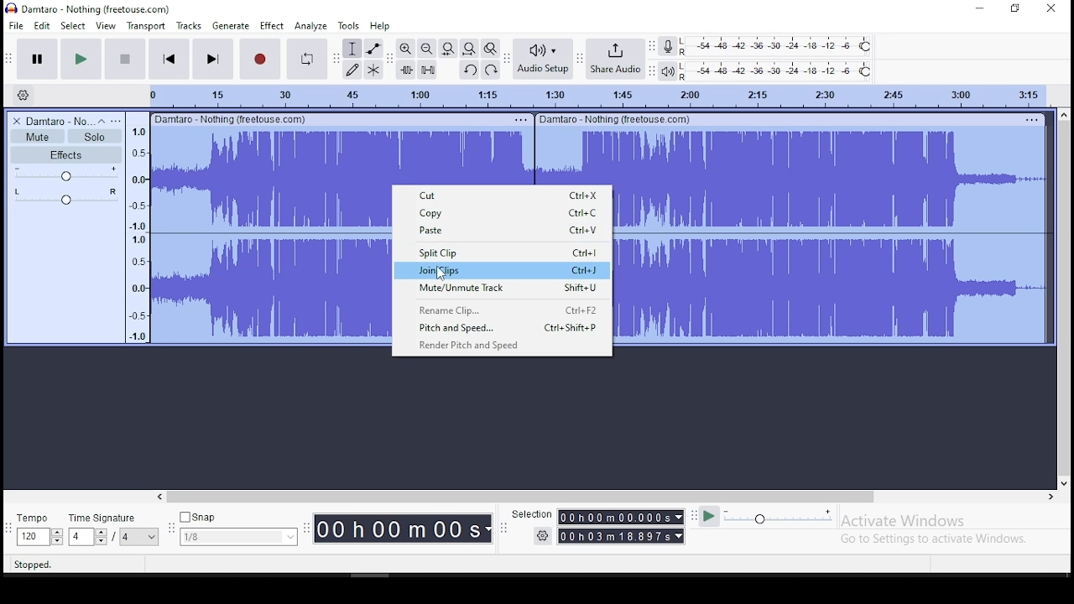  What do you see at coordinates (482, 346) in the screenshot?
I see `render pitch and speed` at bounding box center [482, 346].